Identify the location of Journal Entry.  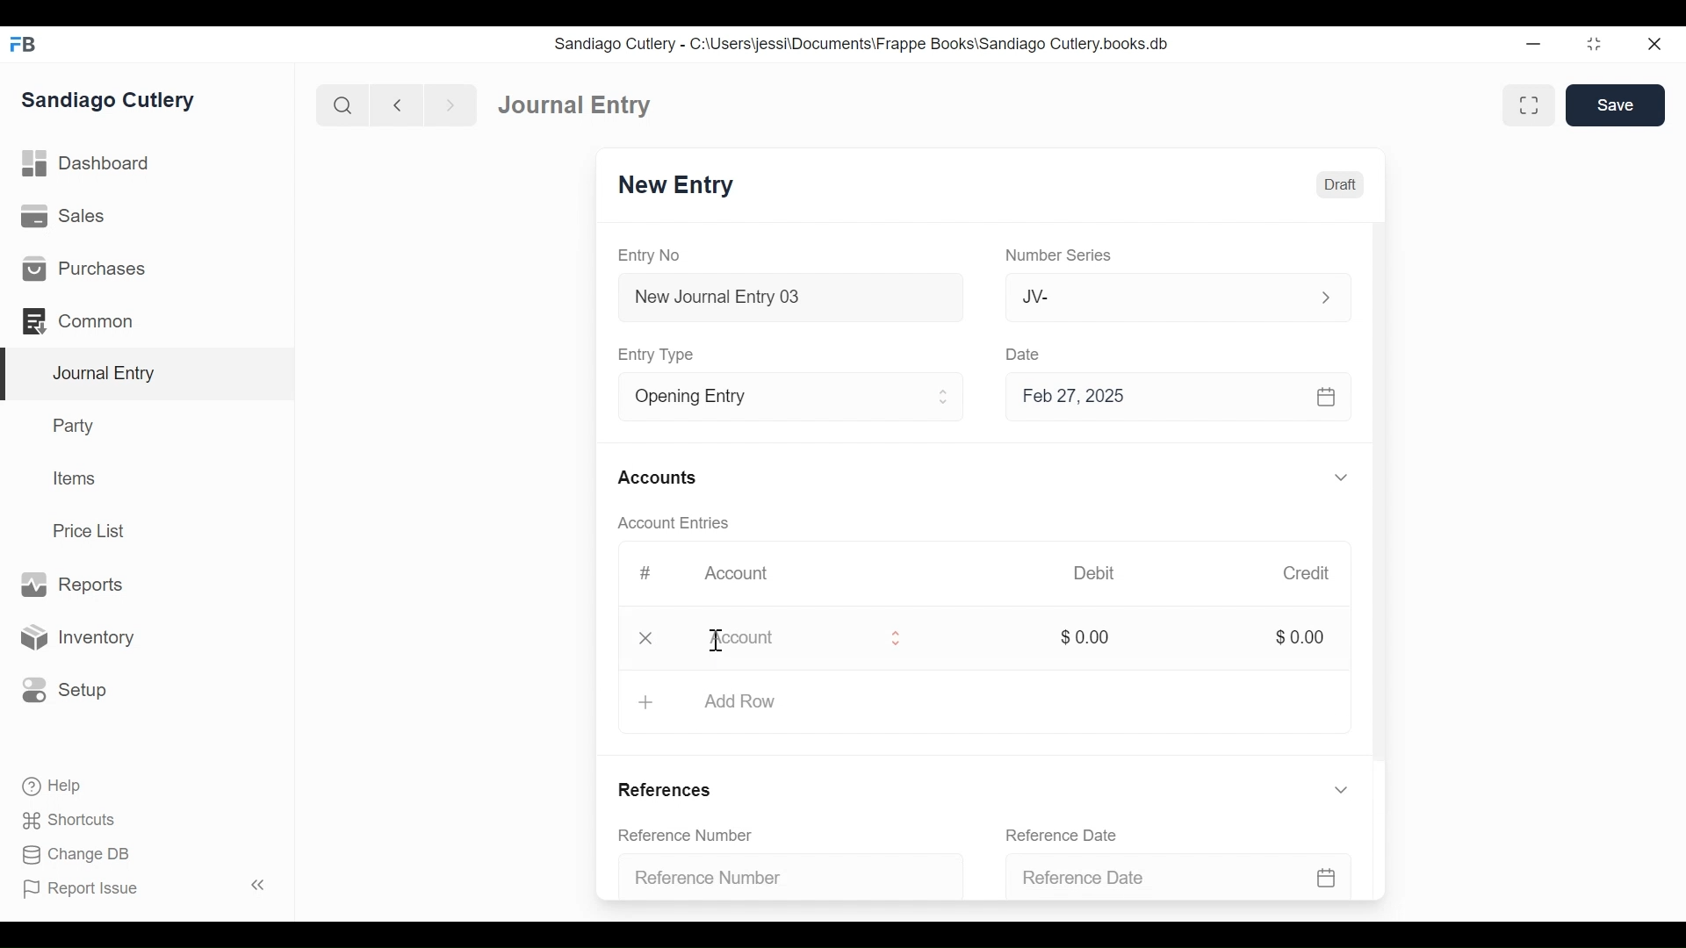
(144, 375).